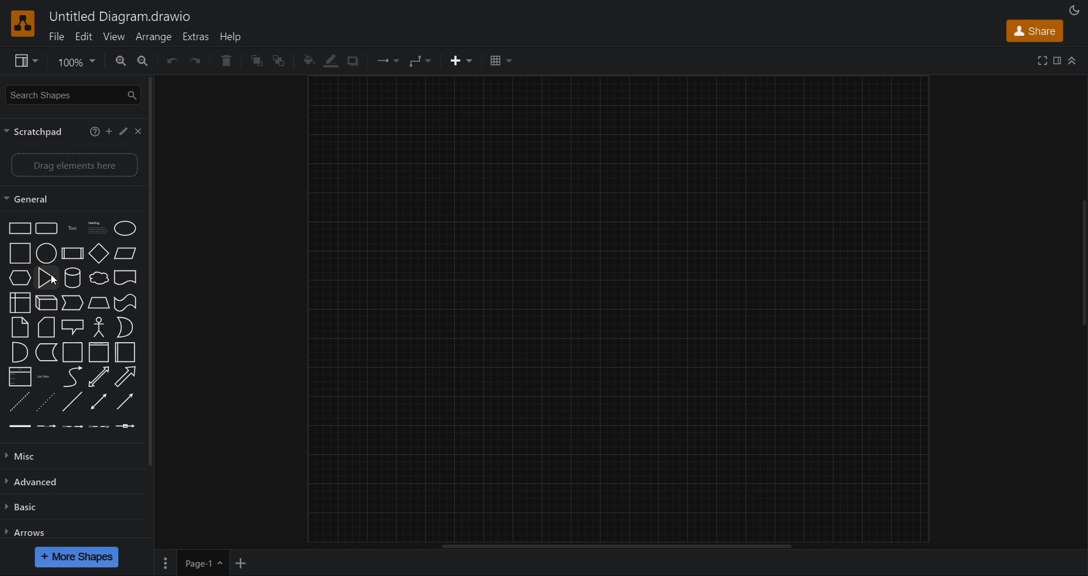 Image resolution: width=1088 pixels, height=576 pixels. What do you see at coordinates (353, 61) in the screenshot?
I see `Shadow` at bounding box center [353, 61].